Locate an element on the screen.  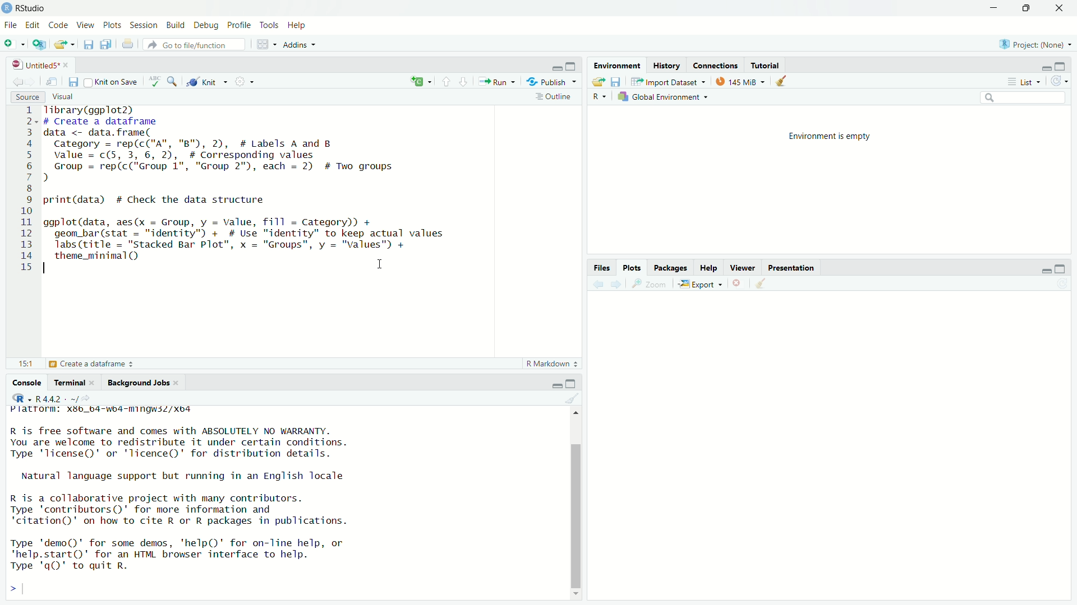
Workspace panes is located at coordinates (264, 44).